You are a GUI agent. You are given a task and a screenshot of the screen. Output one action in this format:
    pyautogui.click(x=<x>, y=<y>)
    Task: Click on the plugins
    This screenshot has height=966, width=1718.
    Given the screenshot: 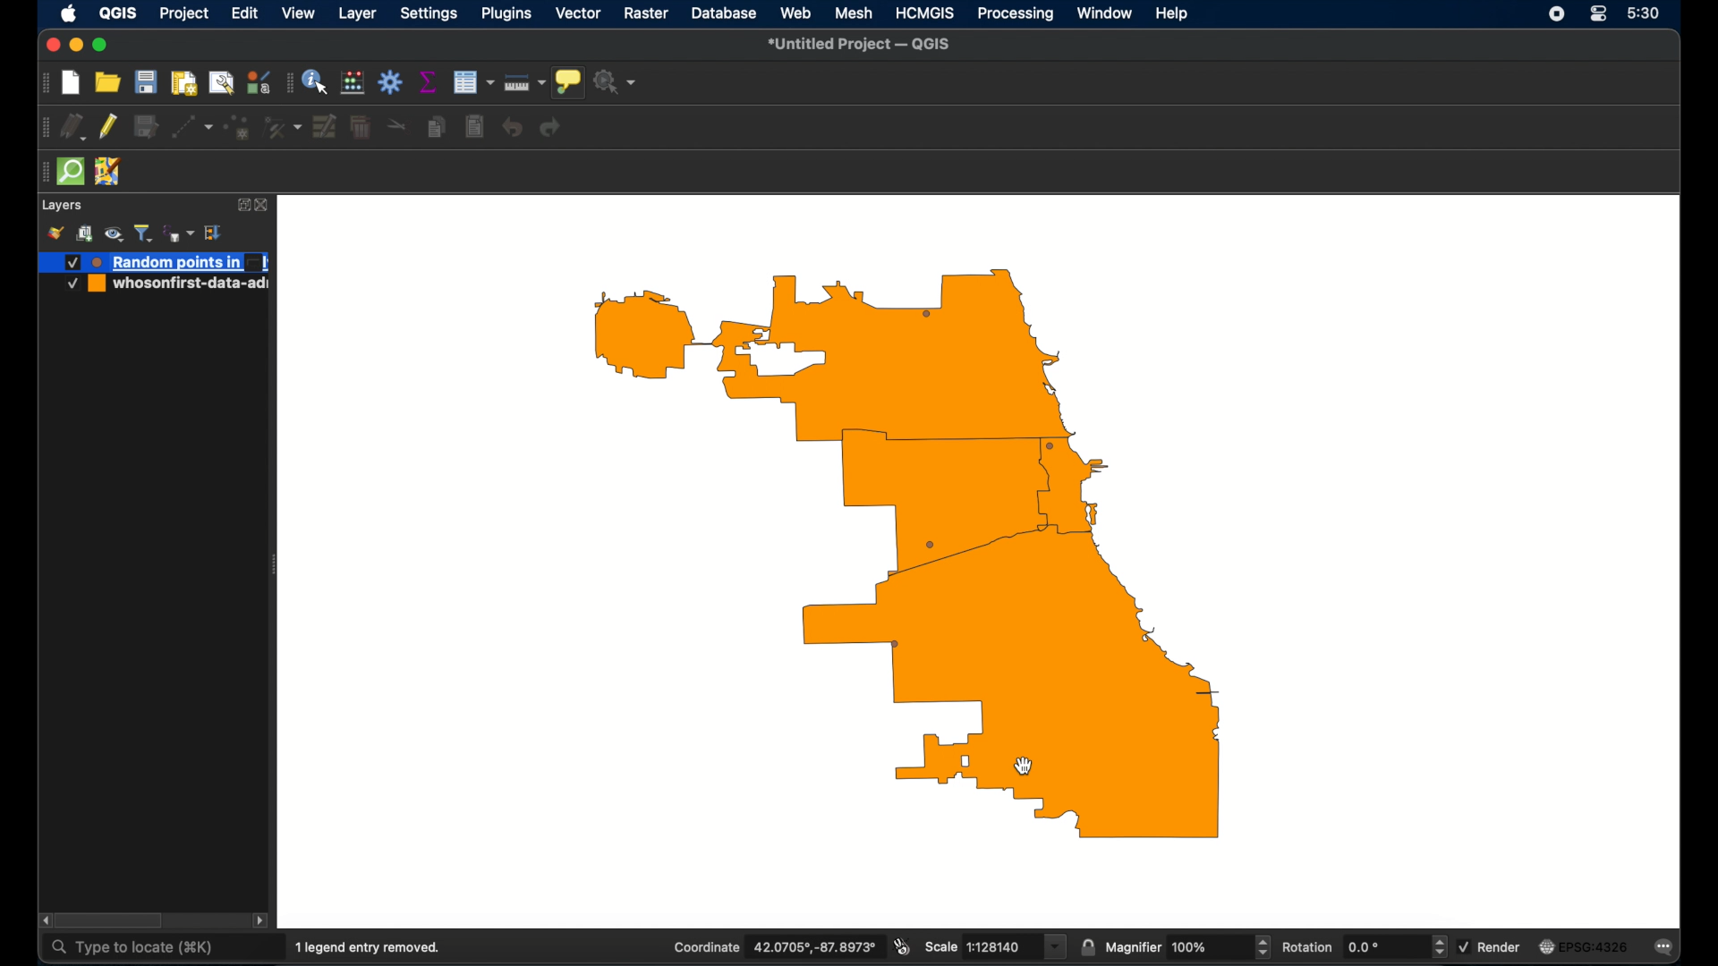 What is the action you would take?
    pyautogui.click(x=506, y=14)
    